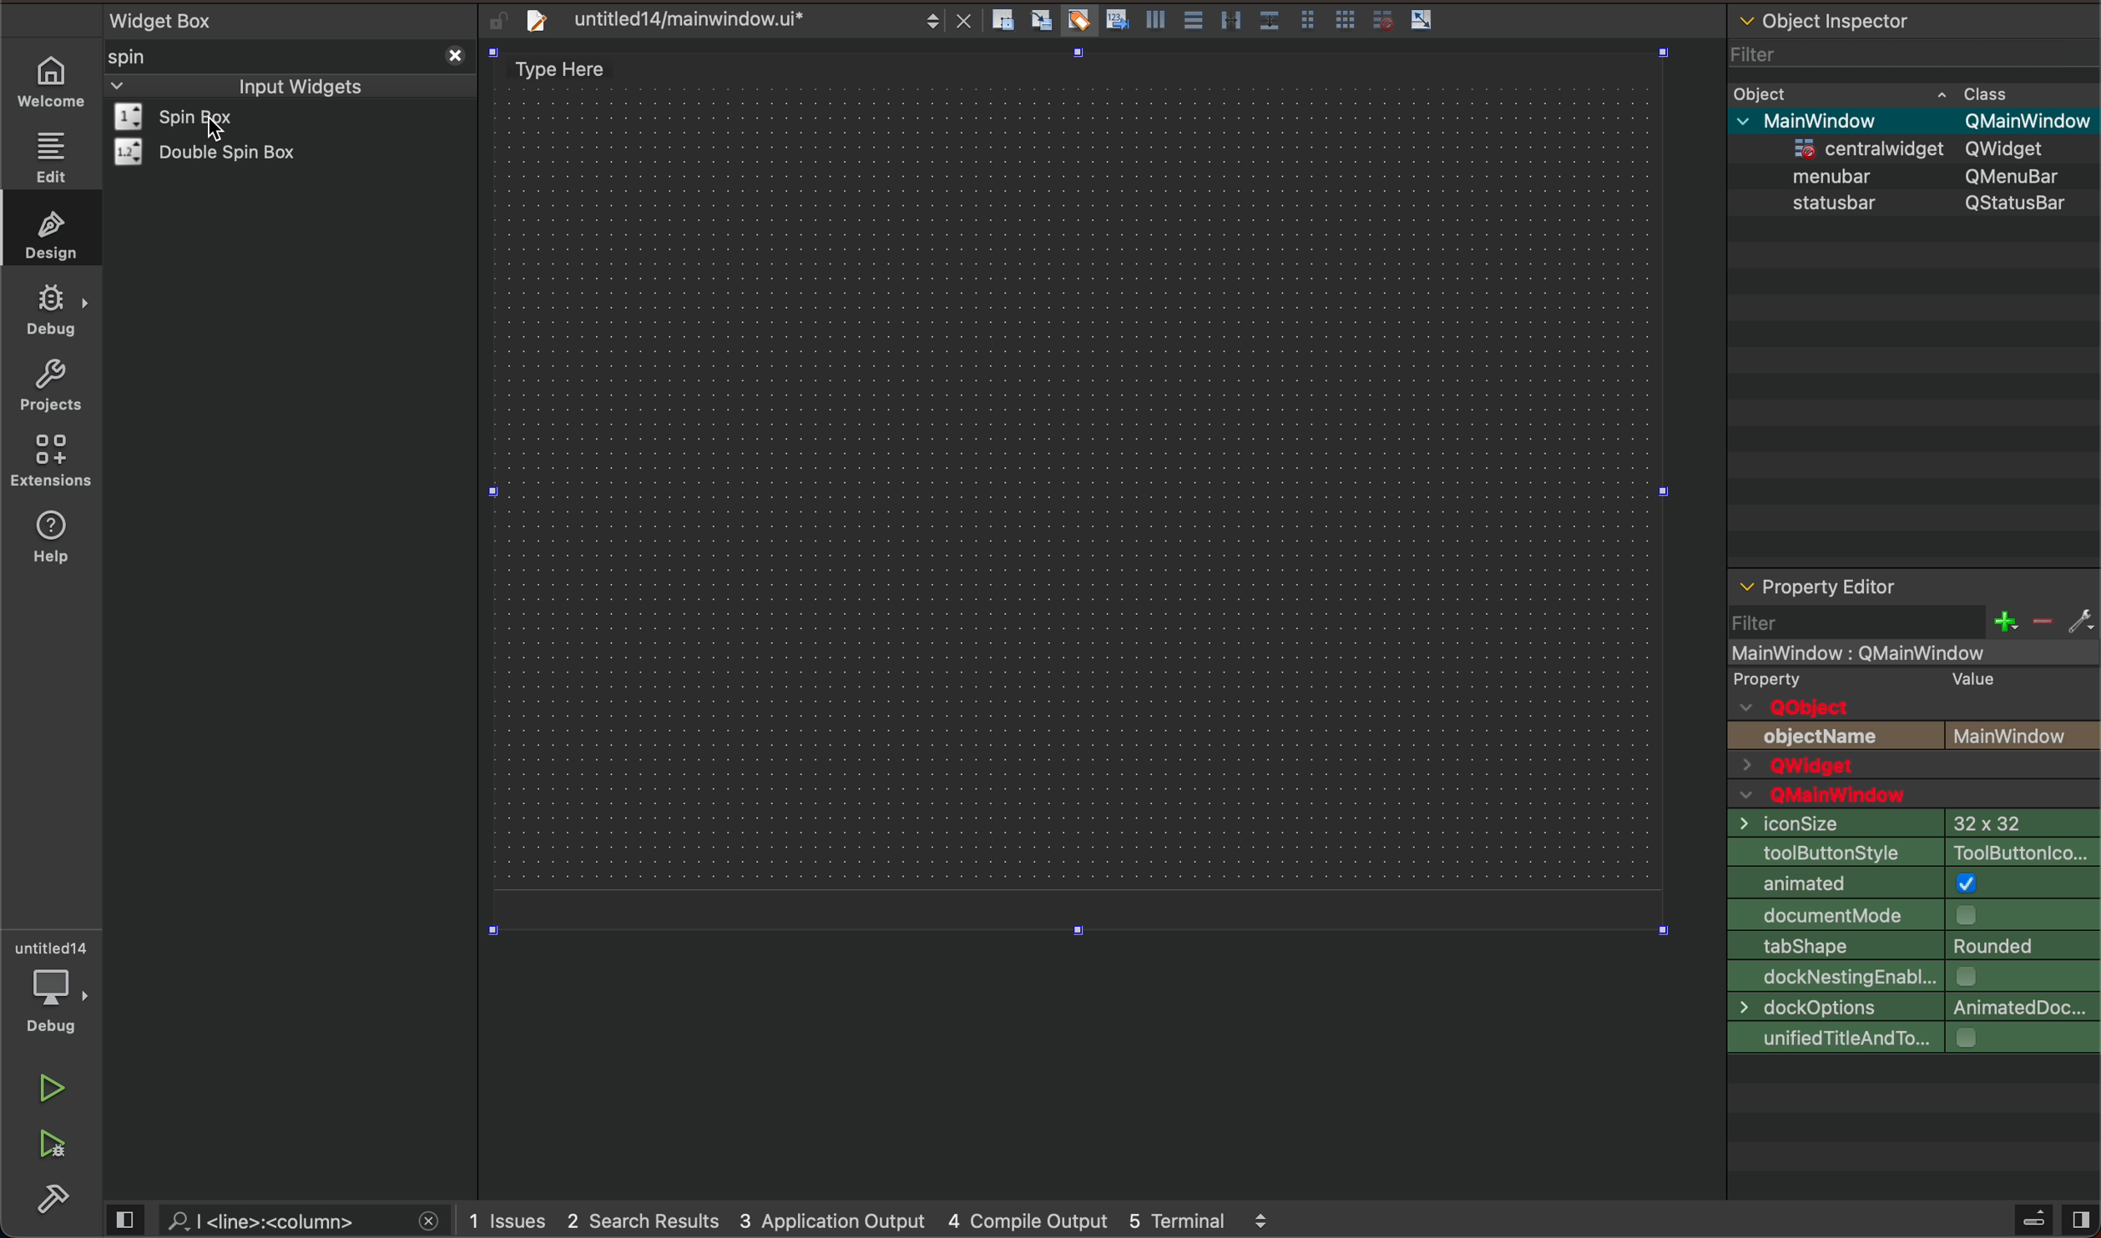 Image resolution: width=2101 pixels, height=1238 pixels. What do you see at coordinates (1914, 883) in the screenshot?
I see `animated` at bounding box center [1914, 883].